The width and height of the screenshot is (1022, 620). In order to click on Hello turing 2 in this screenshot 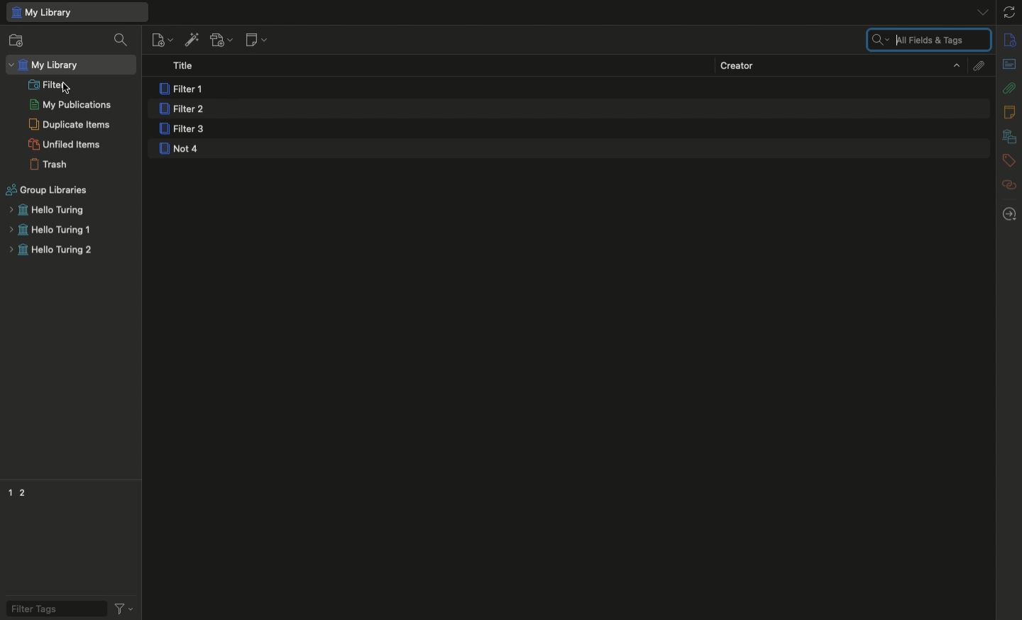, I will do `click(50, 252)`.